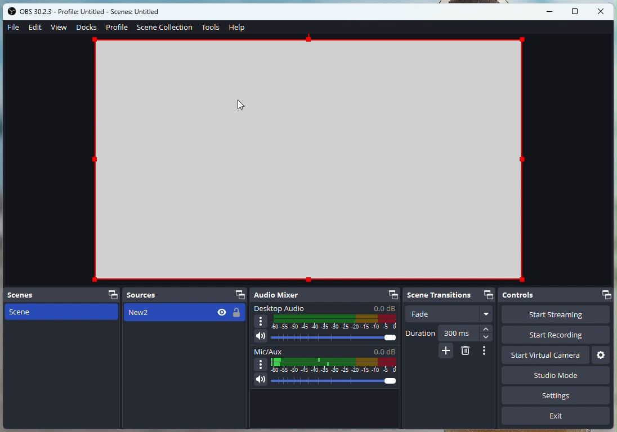 The height and width of the screenshot is (432, 617). I want to click on SceneCollection, so click(166, 26).